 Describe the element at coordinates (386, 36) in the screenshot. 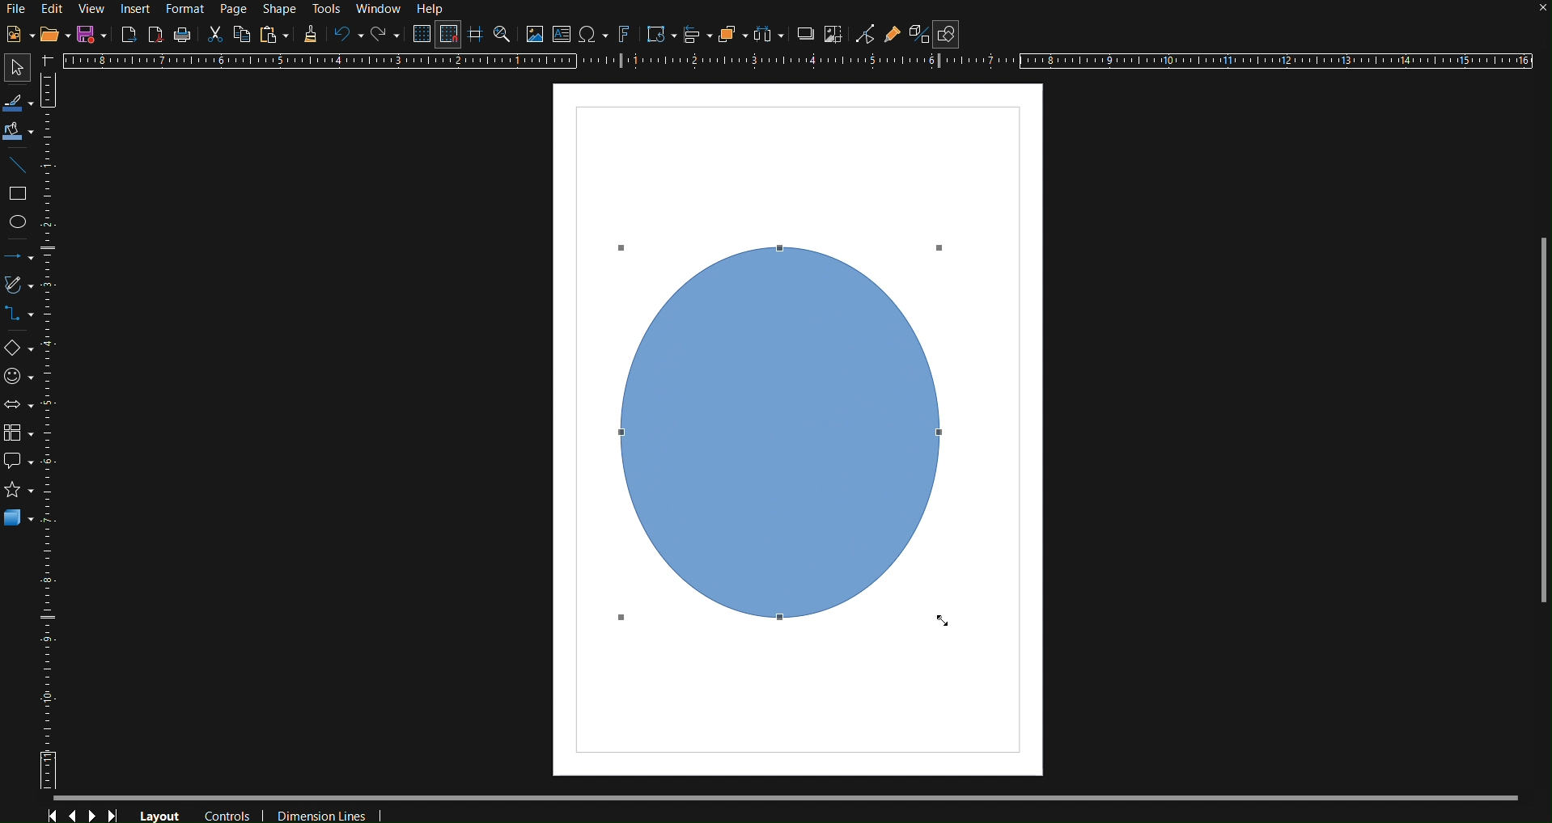

I see `Redo` at that location.